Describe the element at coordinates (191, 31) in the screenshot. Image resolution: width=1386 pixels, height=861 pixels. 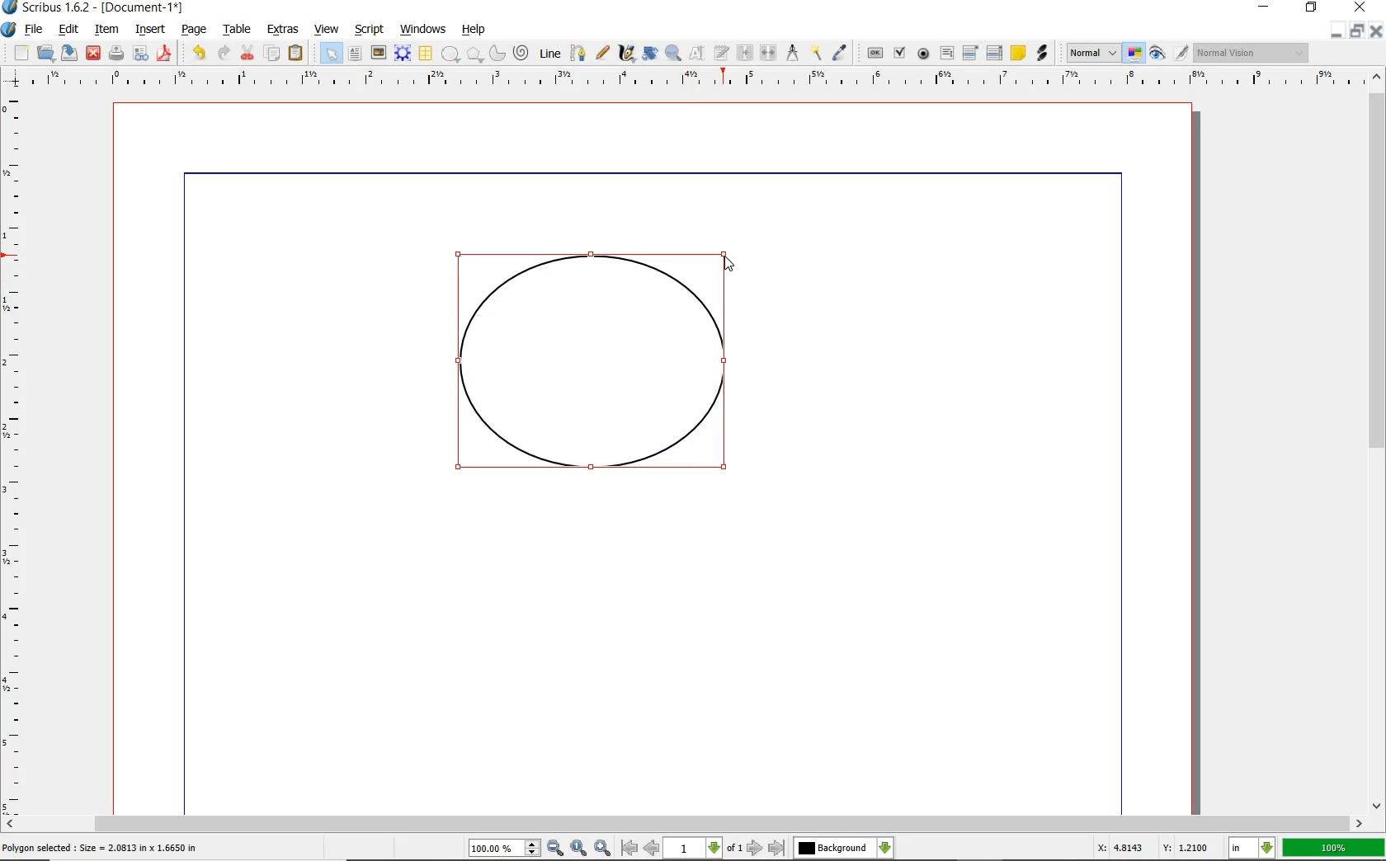
I see `PAGE` at that location.